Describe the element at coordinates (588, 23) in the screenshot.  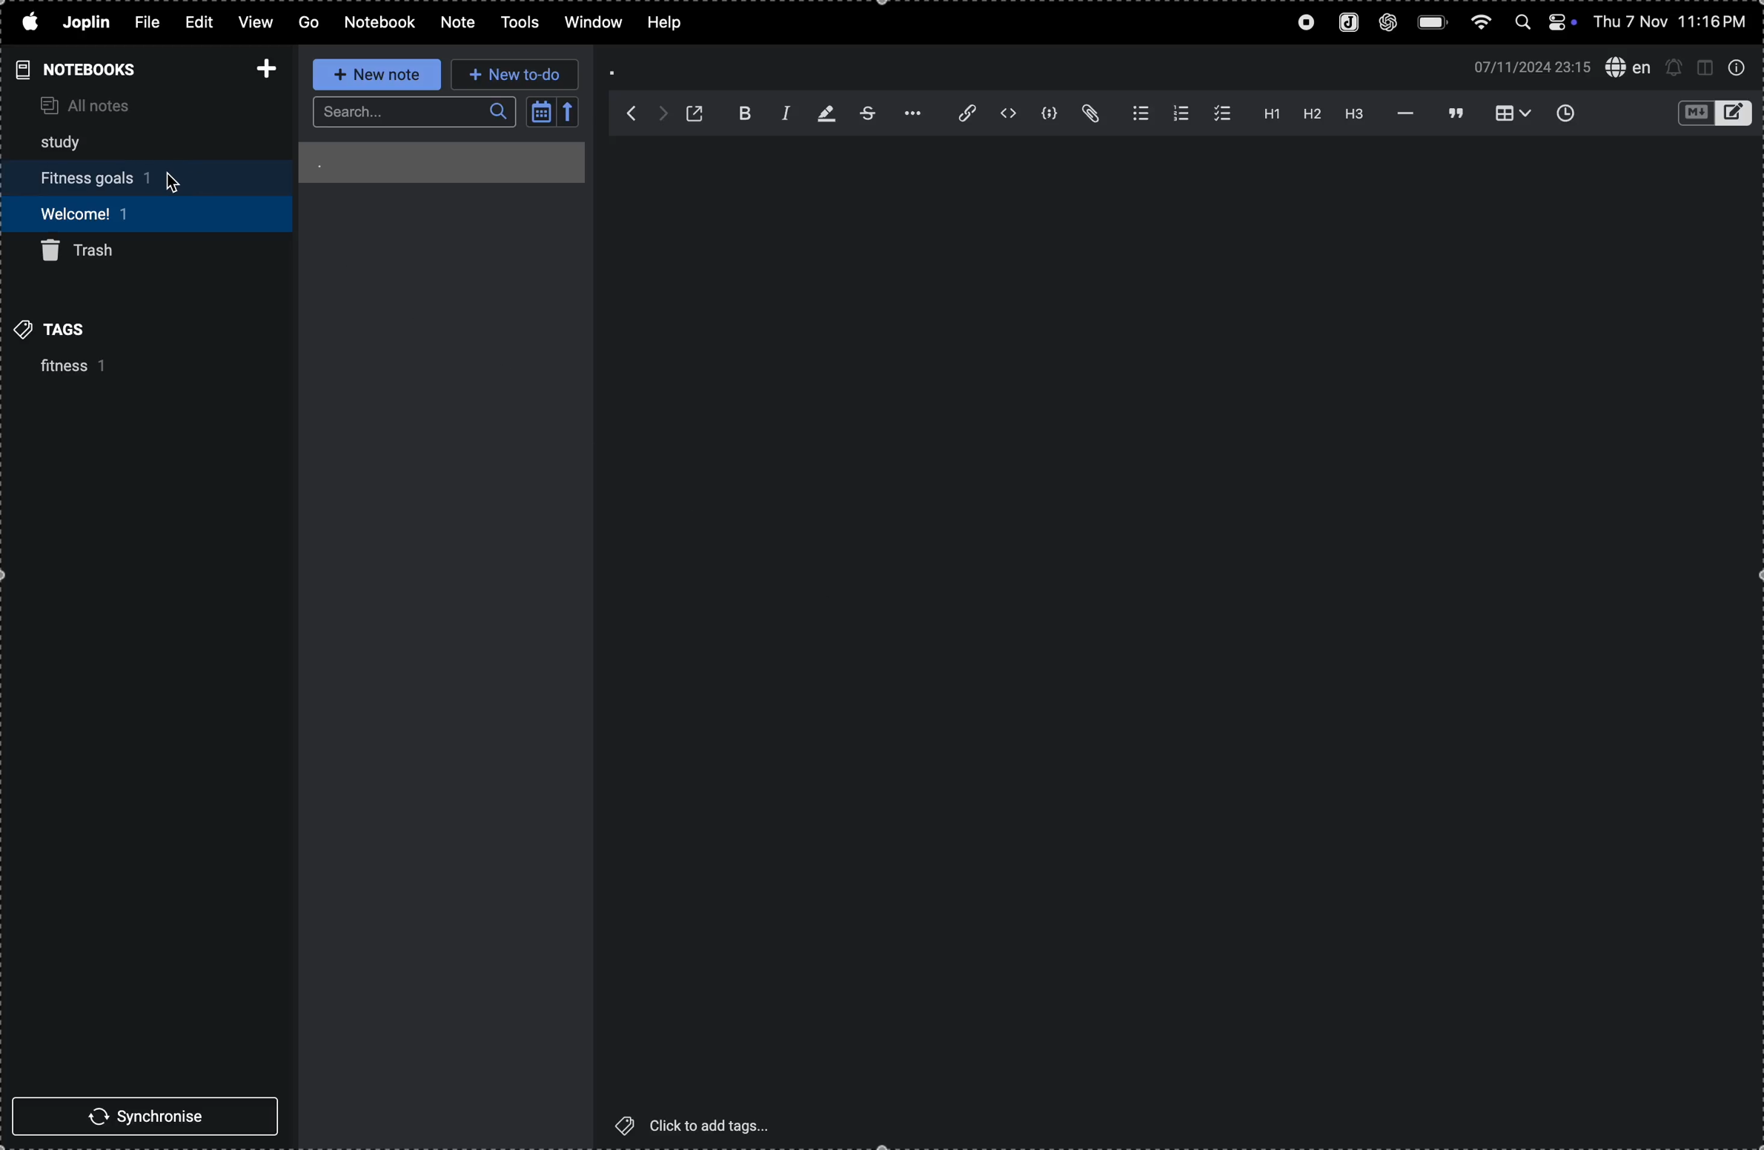
I see `window` at that location.